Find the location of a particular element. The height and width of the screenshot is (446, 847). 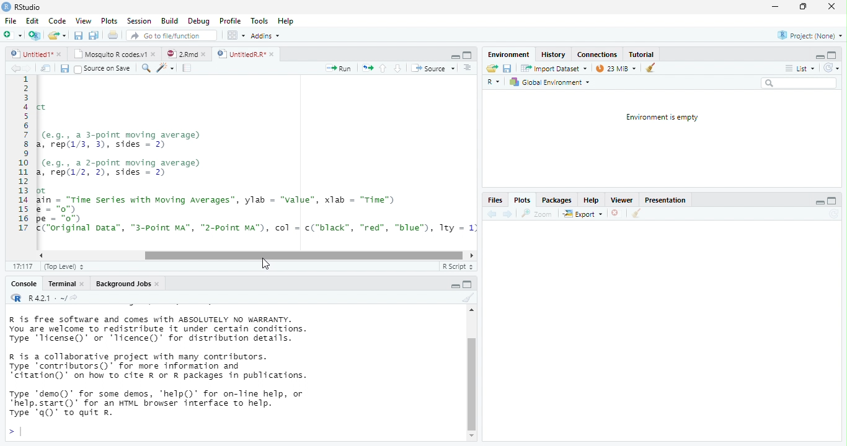

clear is located at coordinates (650, 67).